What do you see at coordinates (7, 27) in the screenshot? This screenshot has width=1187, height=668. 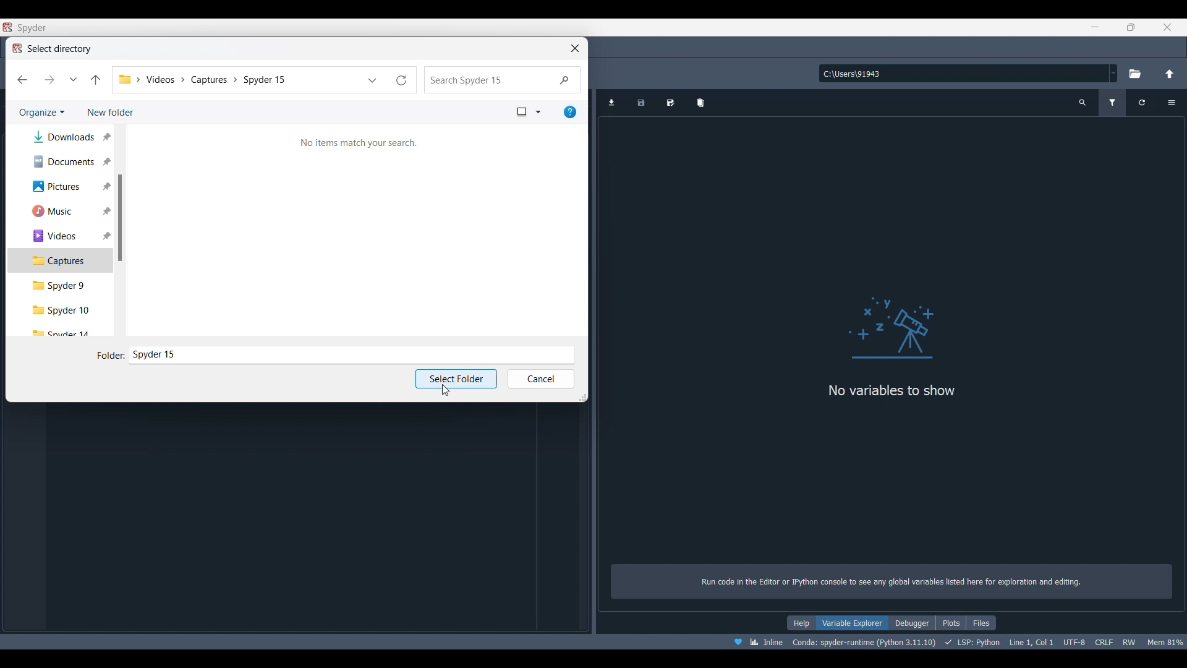 I see `Software logo` at bounding box center [7, 27].